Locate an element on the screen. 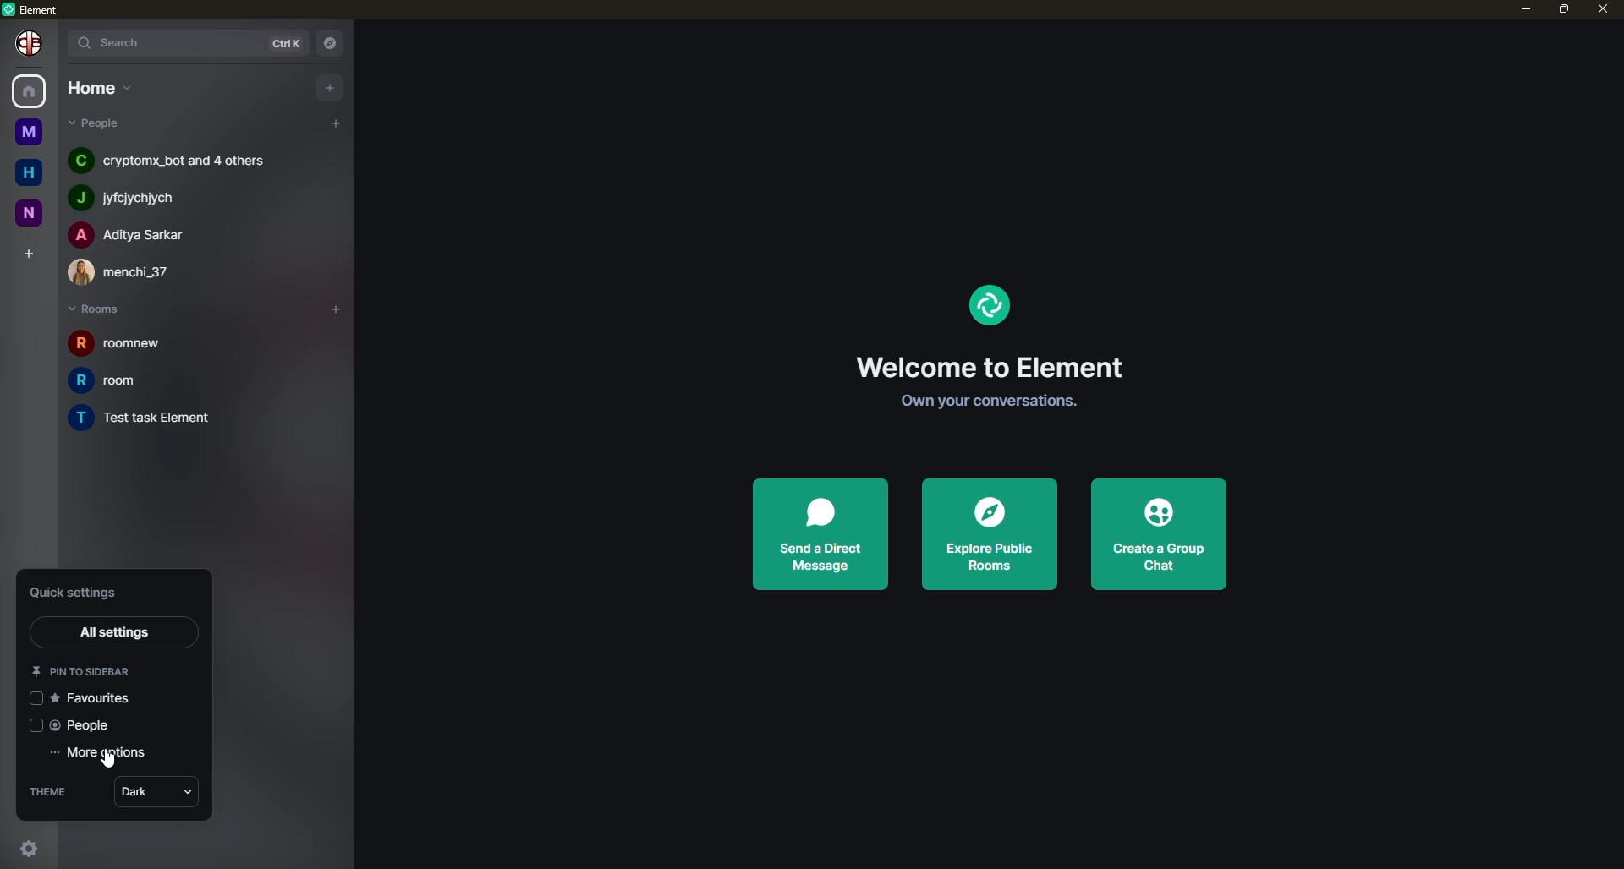  welcome is located at coordinates (986, 367).